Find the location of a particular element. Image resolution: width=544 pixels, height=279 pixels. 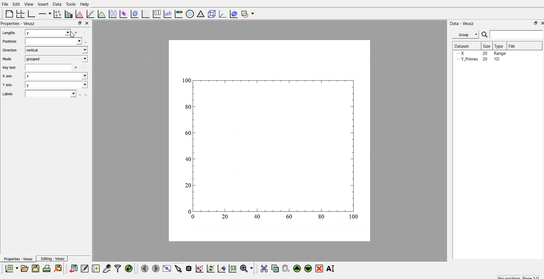

Tools is located at coordinates (70, 4).